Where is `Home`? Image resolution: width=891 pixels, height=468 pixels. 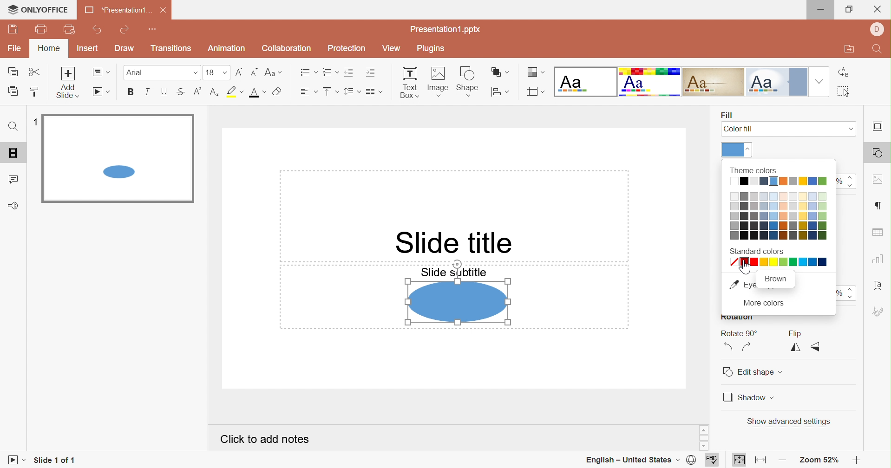
Home is located at coordinates (50, 49).